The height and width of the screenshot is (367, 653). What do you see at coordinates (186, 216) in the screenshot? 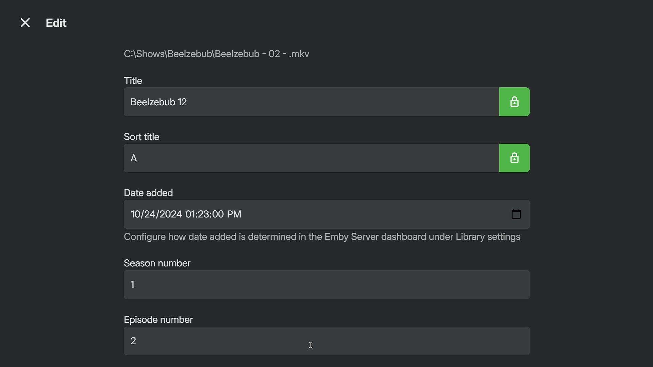
I see `Date and time` at bounding box center [186, 216].